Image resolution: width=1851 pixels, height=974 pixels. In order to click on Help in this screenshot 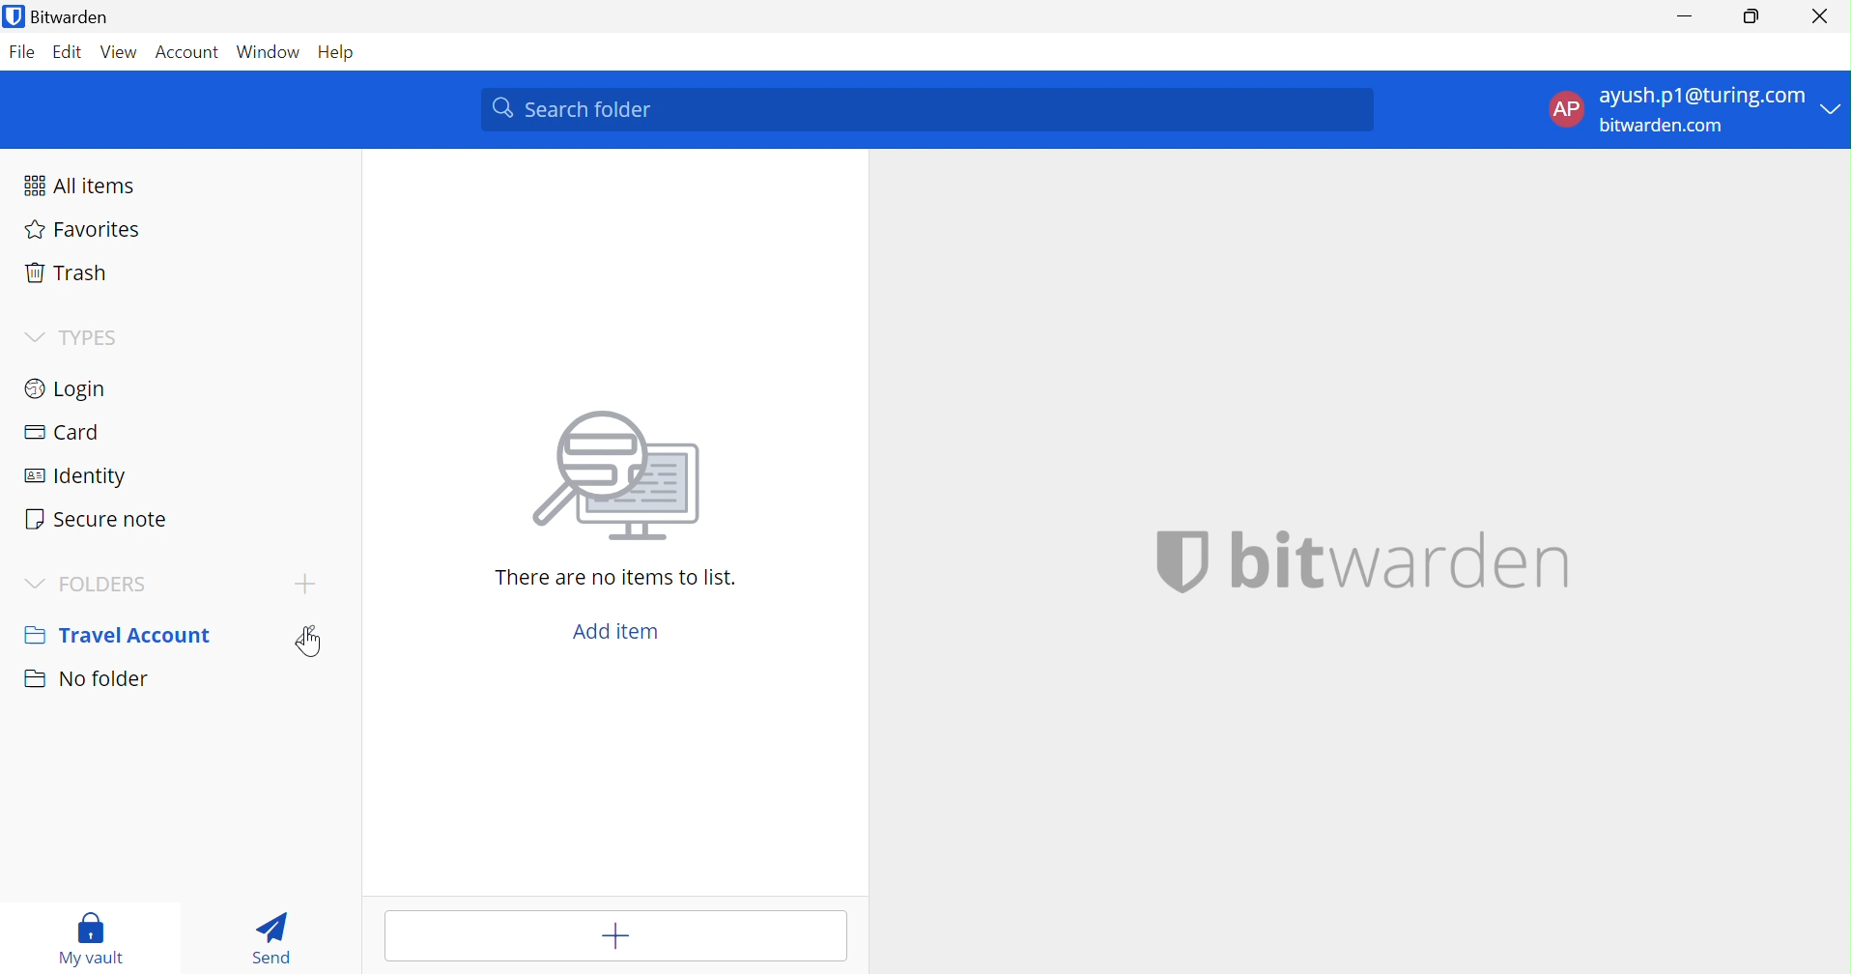, I will do `click(332, 53)`.